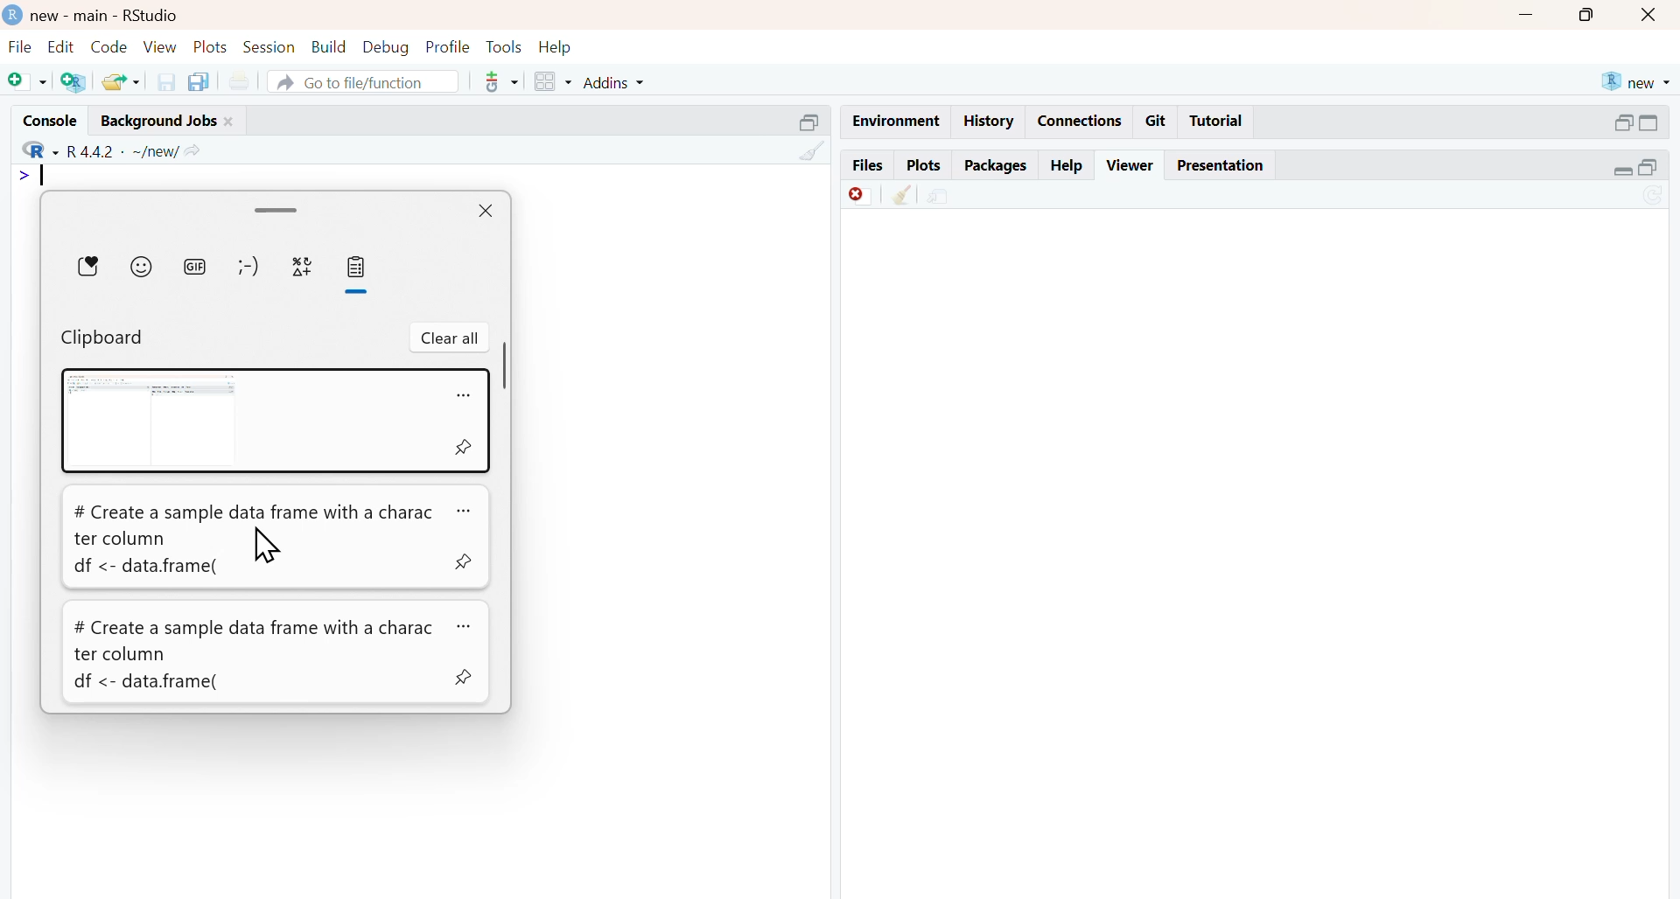  Describe the element at coordinates (897, 121) in the screenshot. I see `Environment ` at that location.